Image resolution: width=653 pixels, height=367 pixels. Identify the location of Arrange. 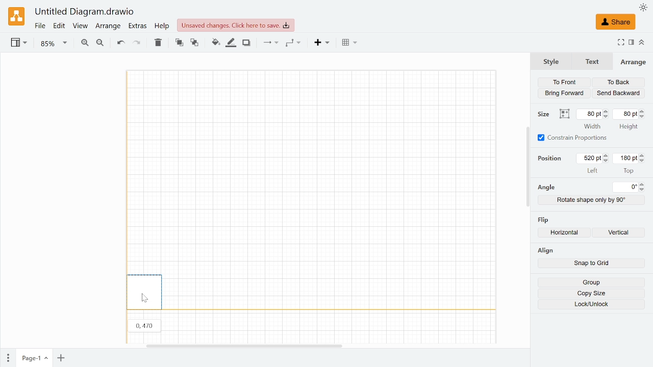
(108, 27).